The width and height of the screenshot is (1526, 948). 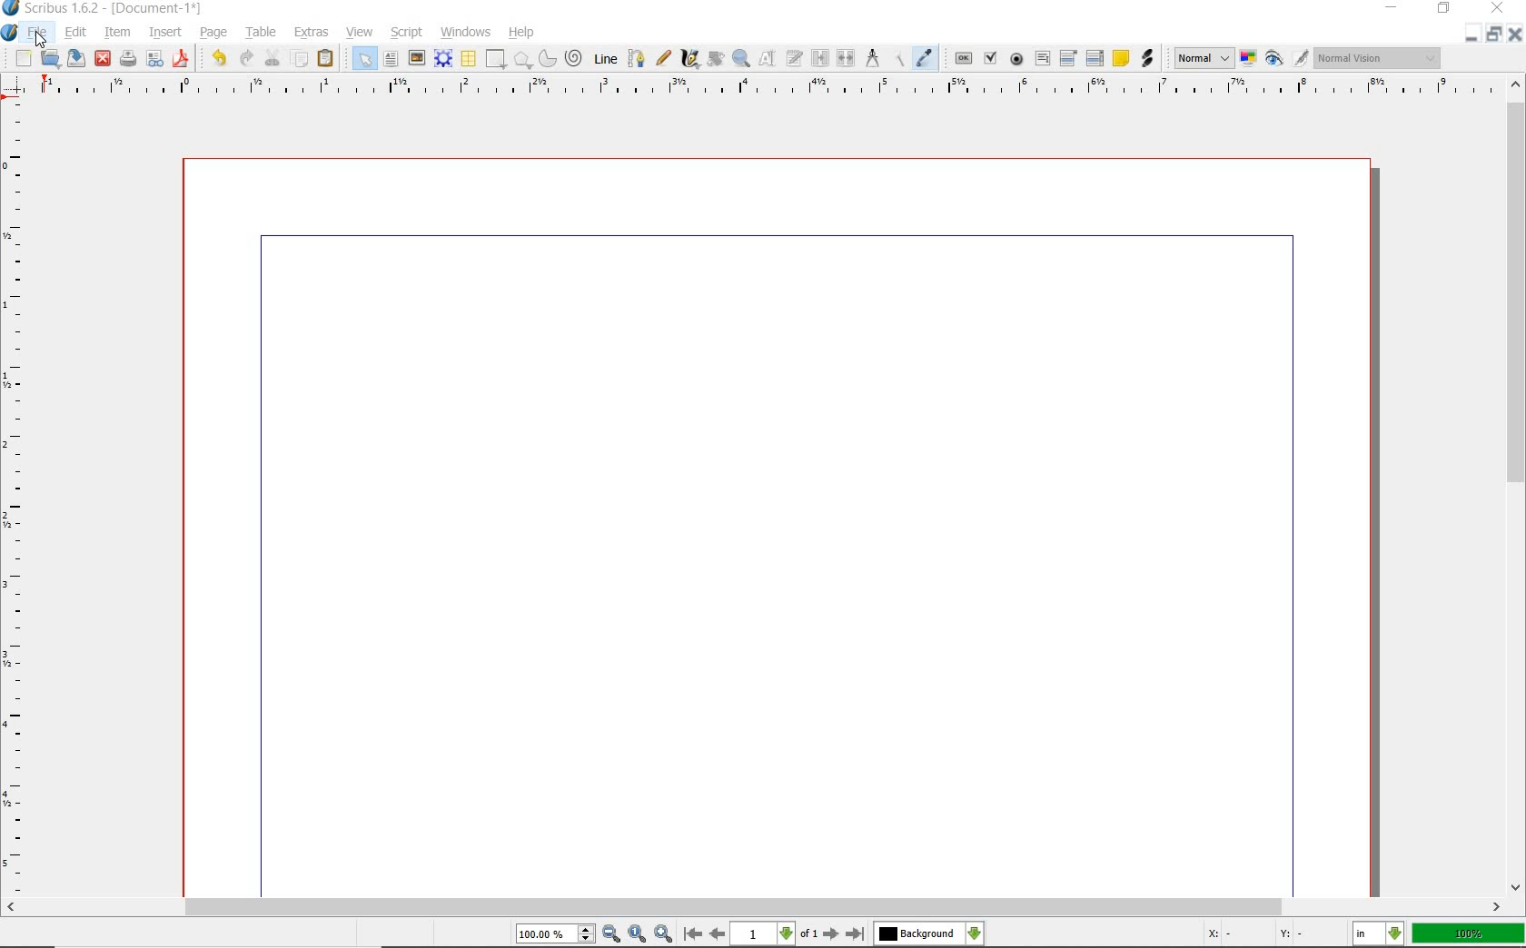 What do you see at coordinates (1470, 35) in the screenshot?
I see `restore` at bounding box center [1470, 35].